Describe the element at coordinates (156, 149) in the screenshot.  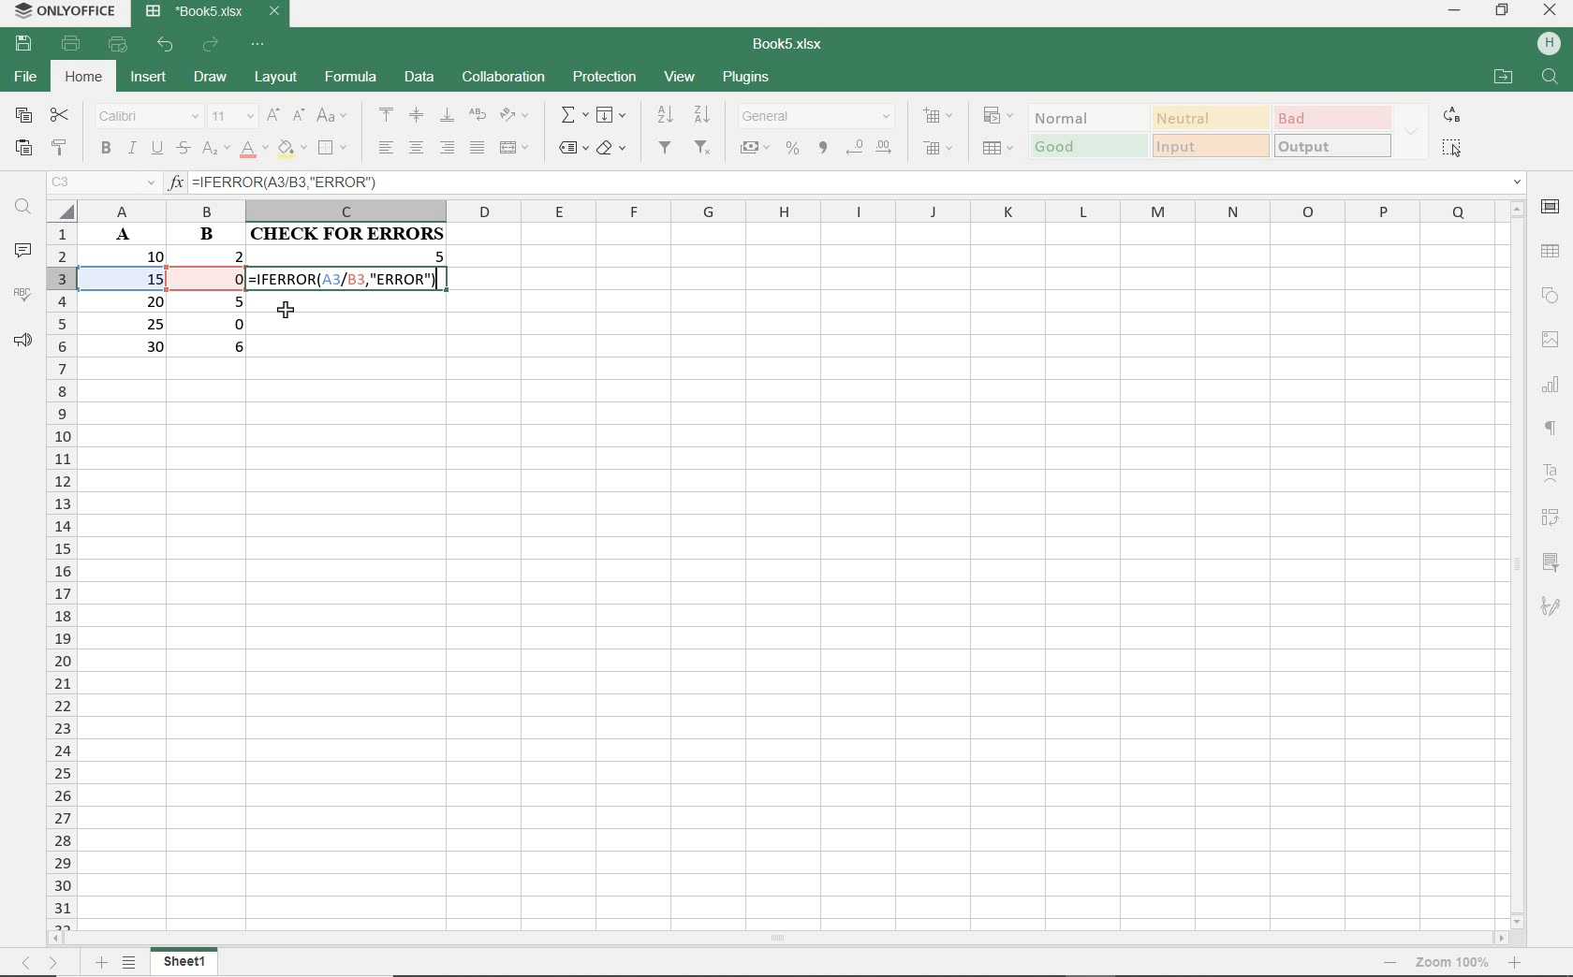
I see `UNDERLINE` at that location.